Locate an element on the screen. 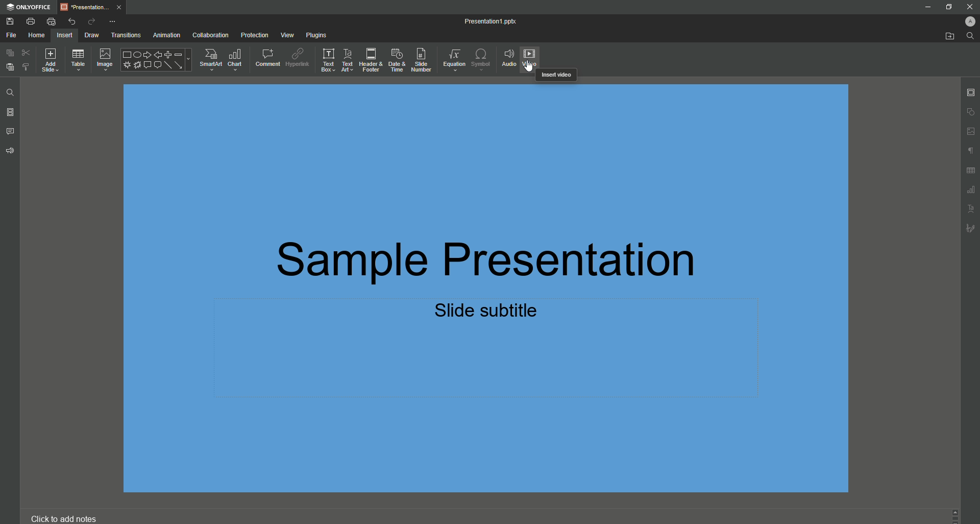 This screenshot has width=980, height=524. Print is located at coordinates (31, 21).